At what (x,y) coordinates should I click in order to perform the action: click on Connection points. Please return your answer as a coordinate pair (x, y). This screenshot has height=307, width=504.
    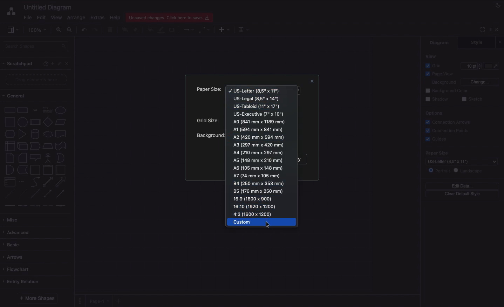
    Looking at the image, I should click on (448, 130).